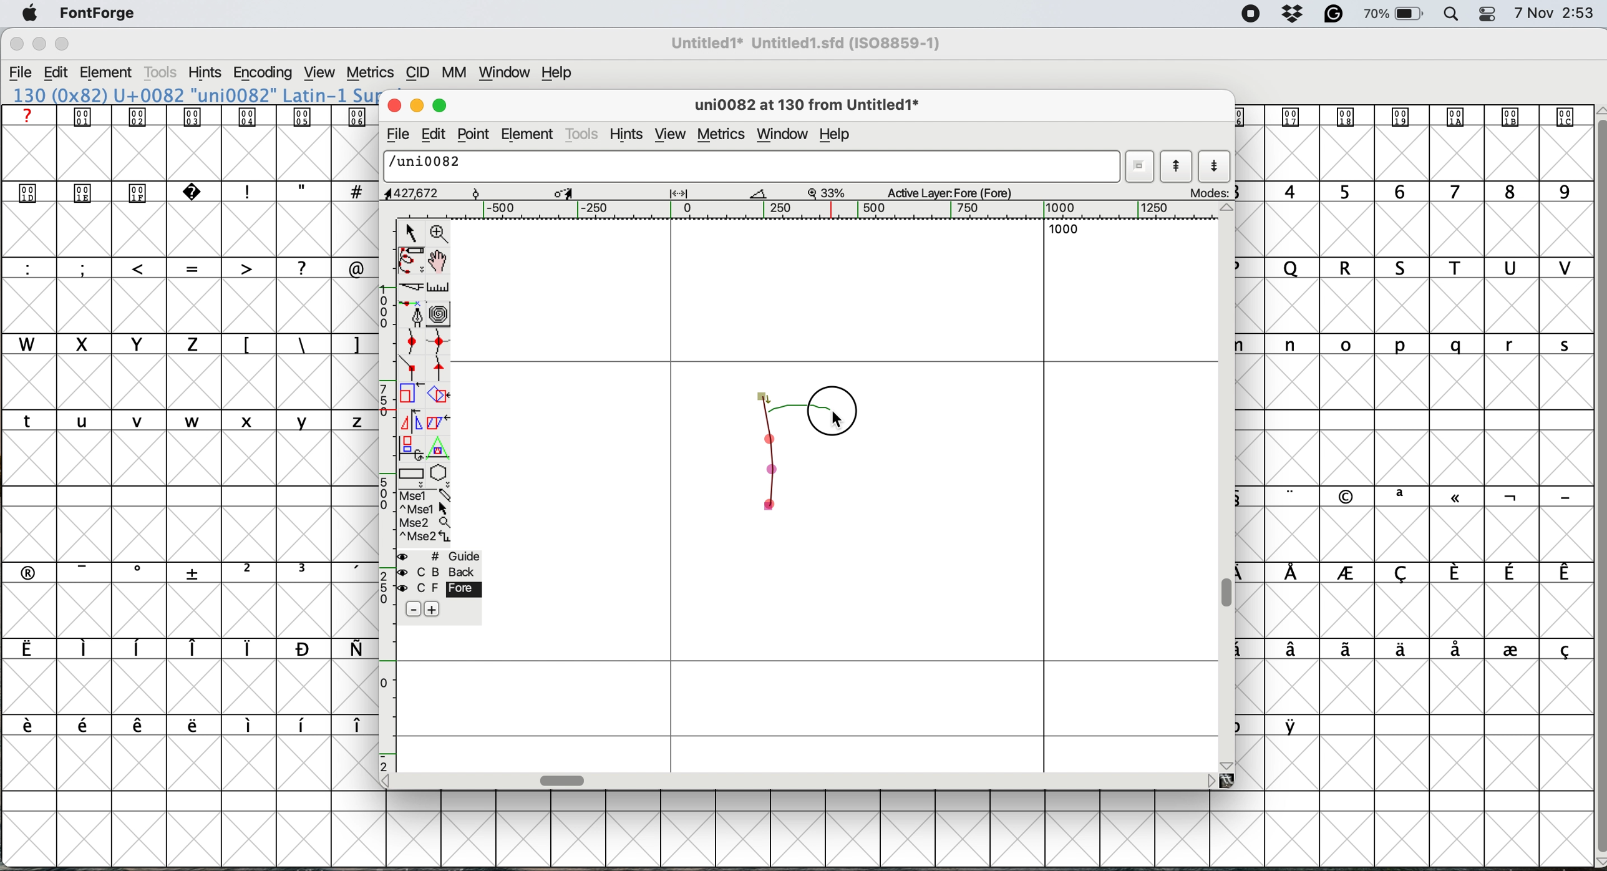 Image resolution: width=1607 pixels, height=871 pixels. Describe the element at coordinates (440, 106) in the screenshot. I see `maximise` at that location.